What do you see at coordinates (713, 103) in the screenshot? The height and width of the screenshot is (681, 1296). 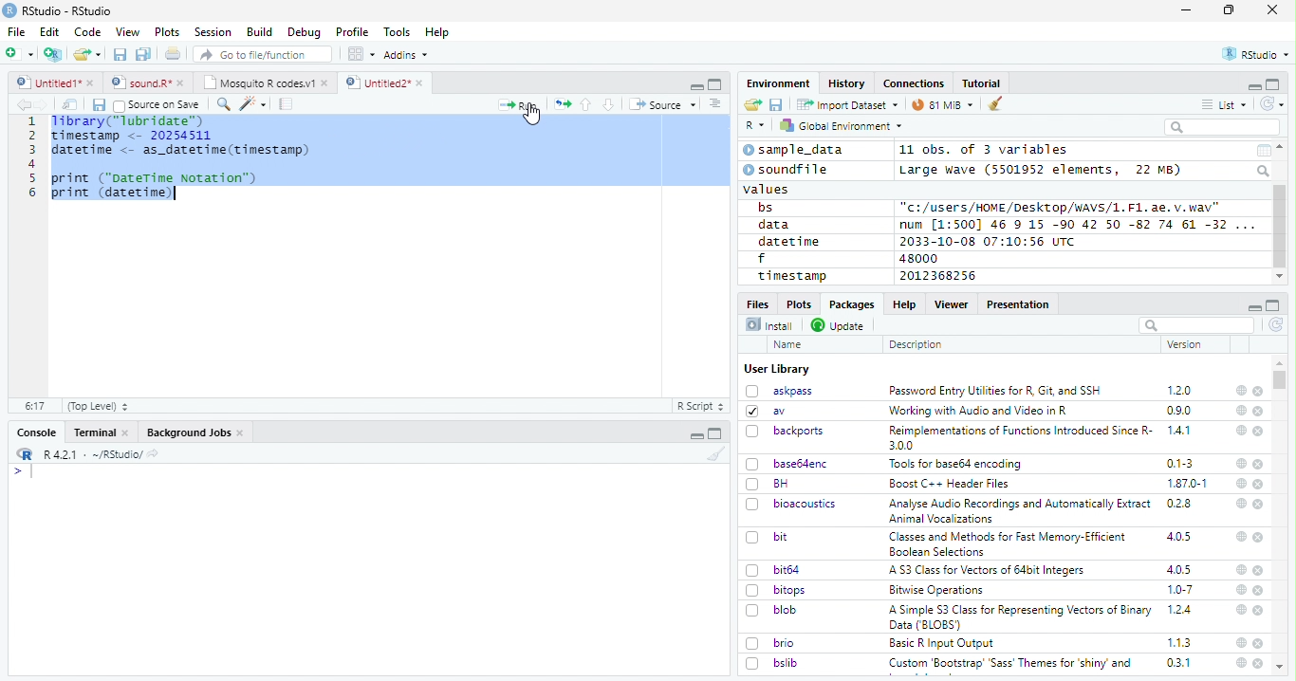 I see `Show document outline` at bounding box center [713, 103].